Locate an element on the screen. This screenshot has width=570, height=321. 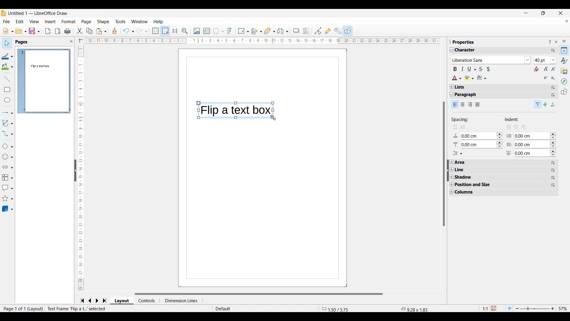
position and size is located at coordinates (475, 185).